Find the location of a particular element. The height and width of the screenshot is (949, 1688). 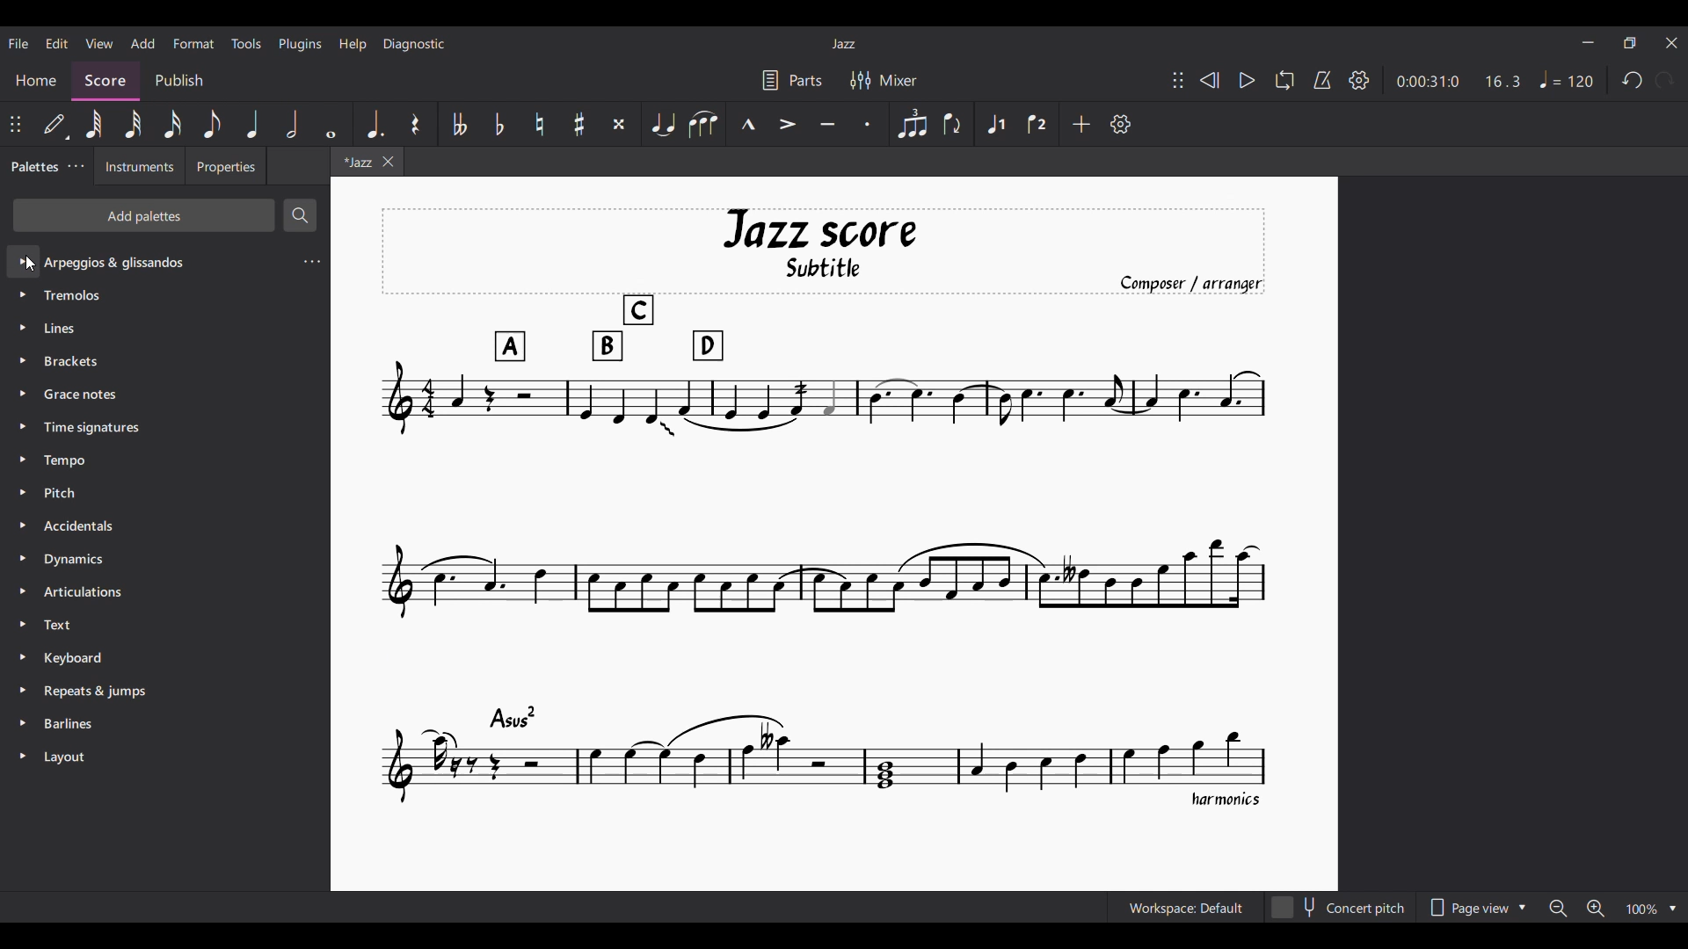

Redo is located at coordinates (1665, 80).